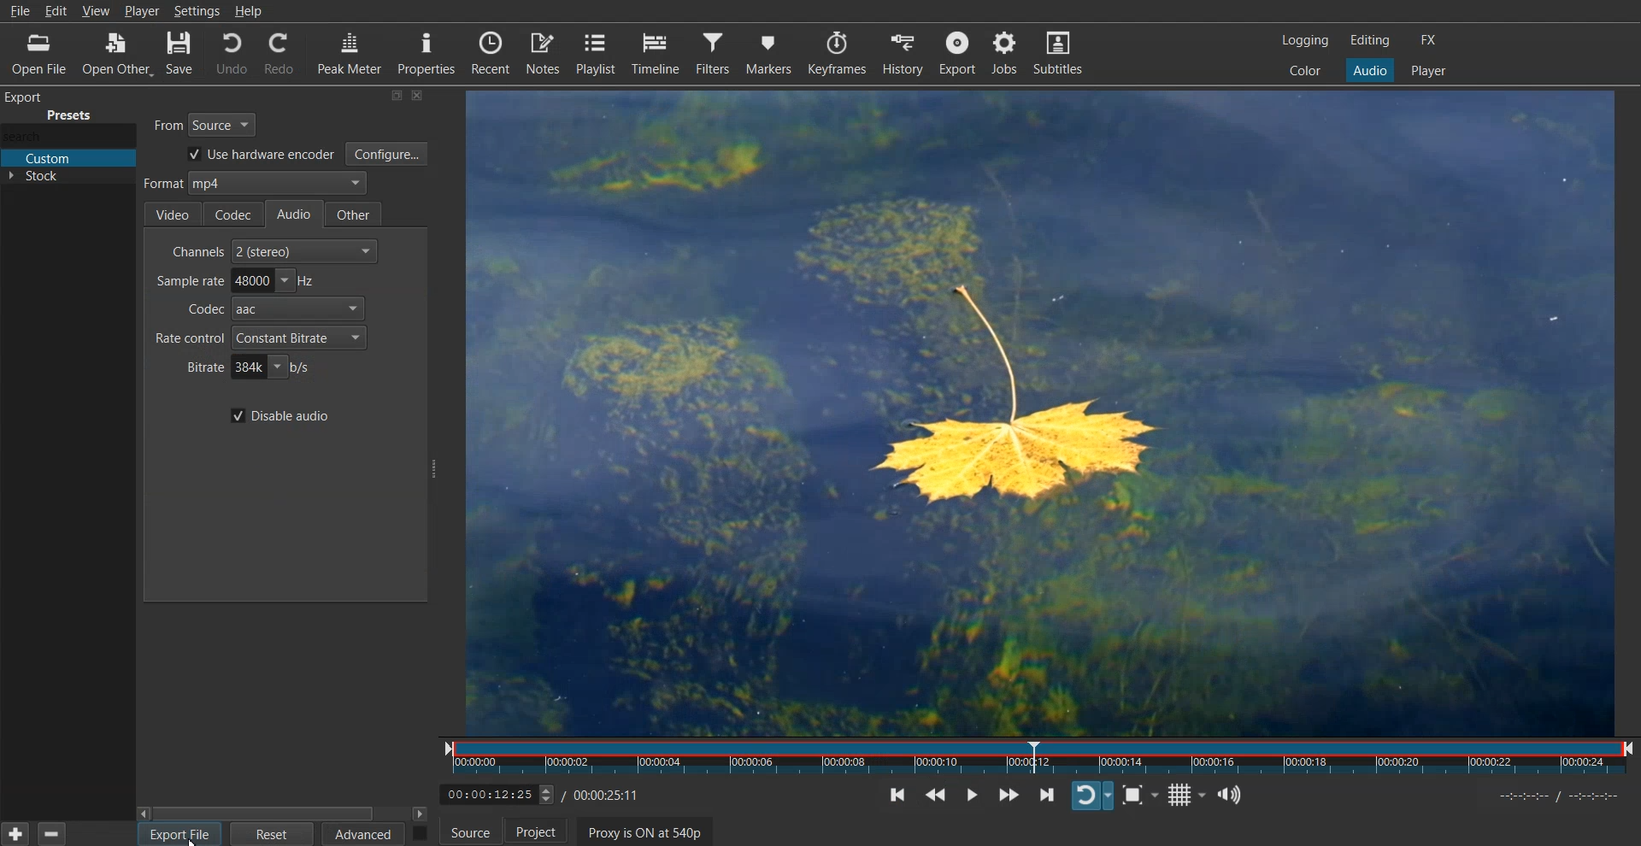 The height and width of the screenshot is (846, 1641). What do you see at coordinates (273, 834) in the screenshot?
I see `Reset` at bounding box center [273, 834].